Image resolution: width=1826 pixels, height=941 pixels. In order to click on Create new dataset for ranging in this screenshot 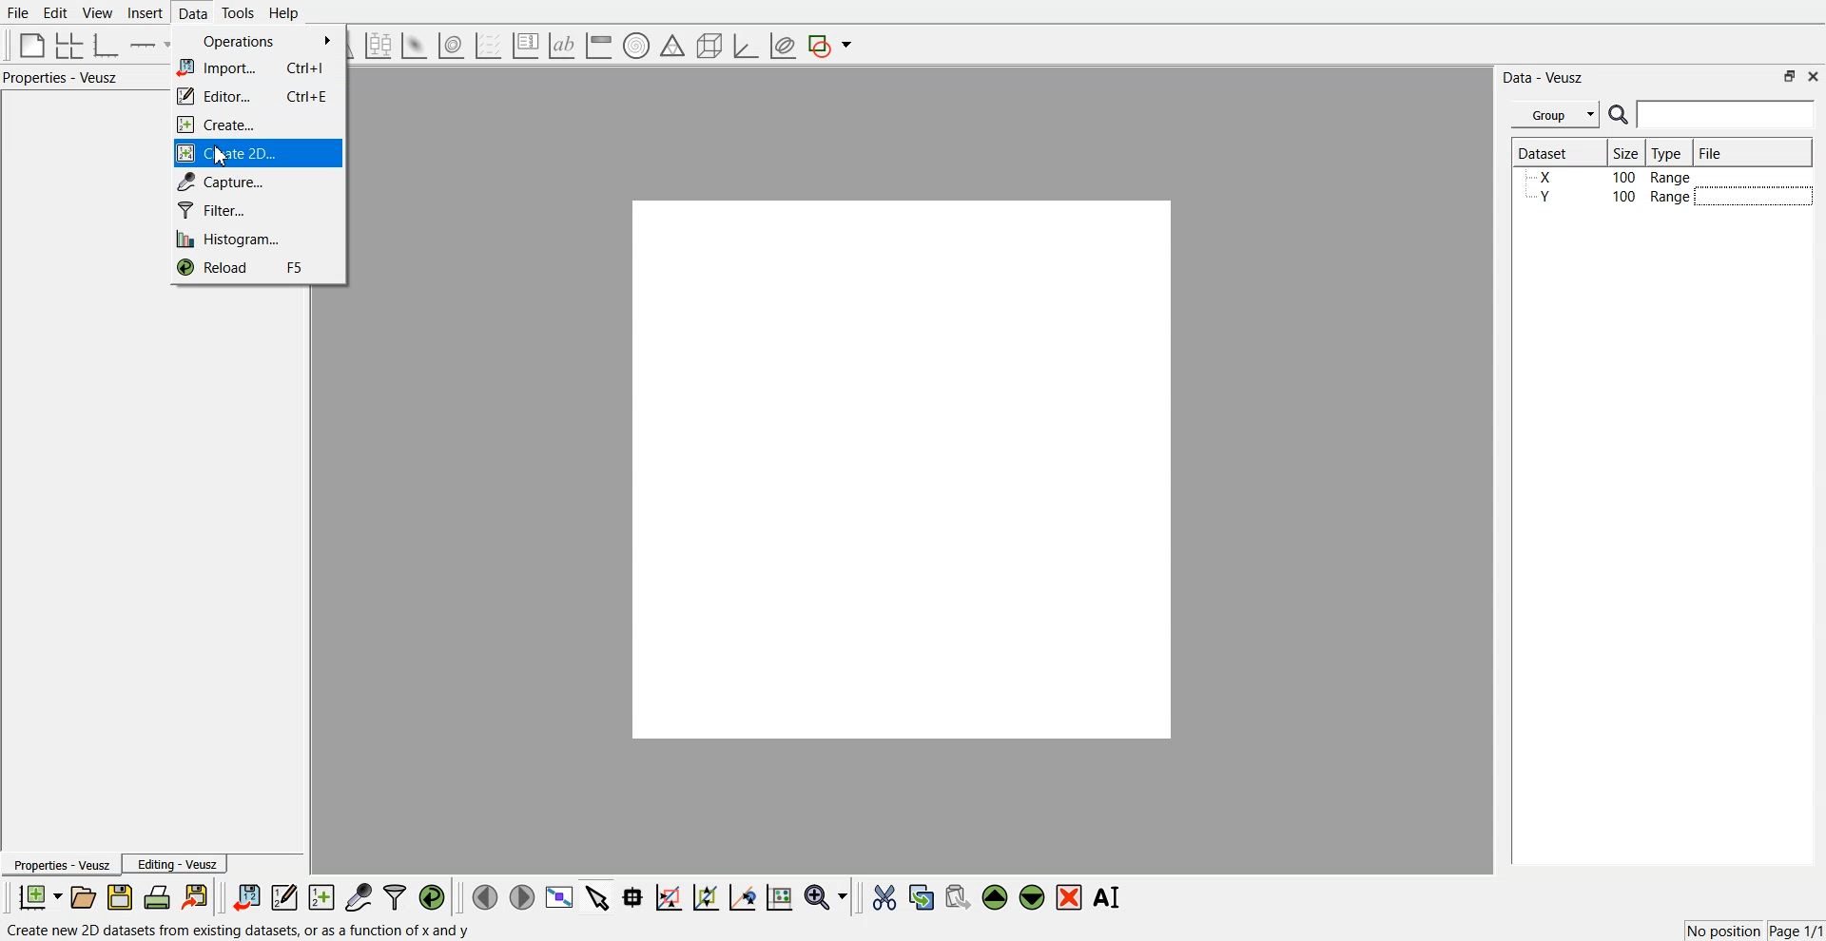, I will do `click(321, 897)`.